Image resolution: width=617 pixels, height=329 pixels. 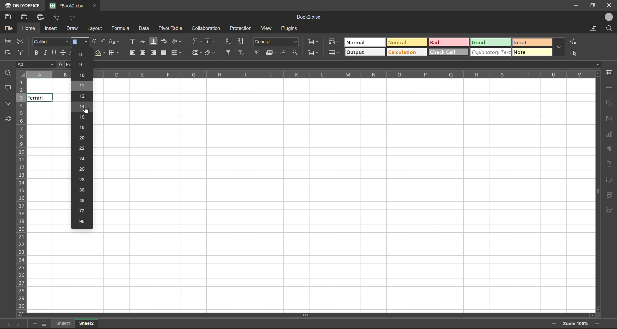 What do you see at coordinates (577, 5) in the screenshot?
I see `minimize` at bounding box center [577, 5].